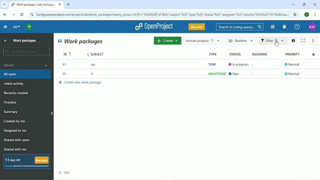 This screenshot has width=320, height=180. I want to click on Default, so click(26, 65).